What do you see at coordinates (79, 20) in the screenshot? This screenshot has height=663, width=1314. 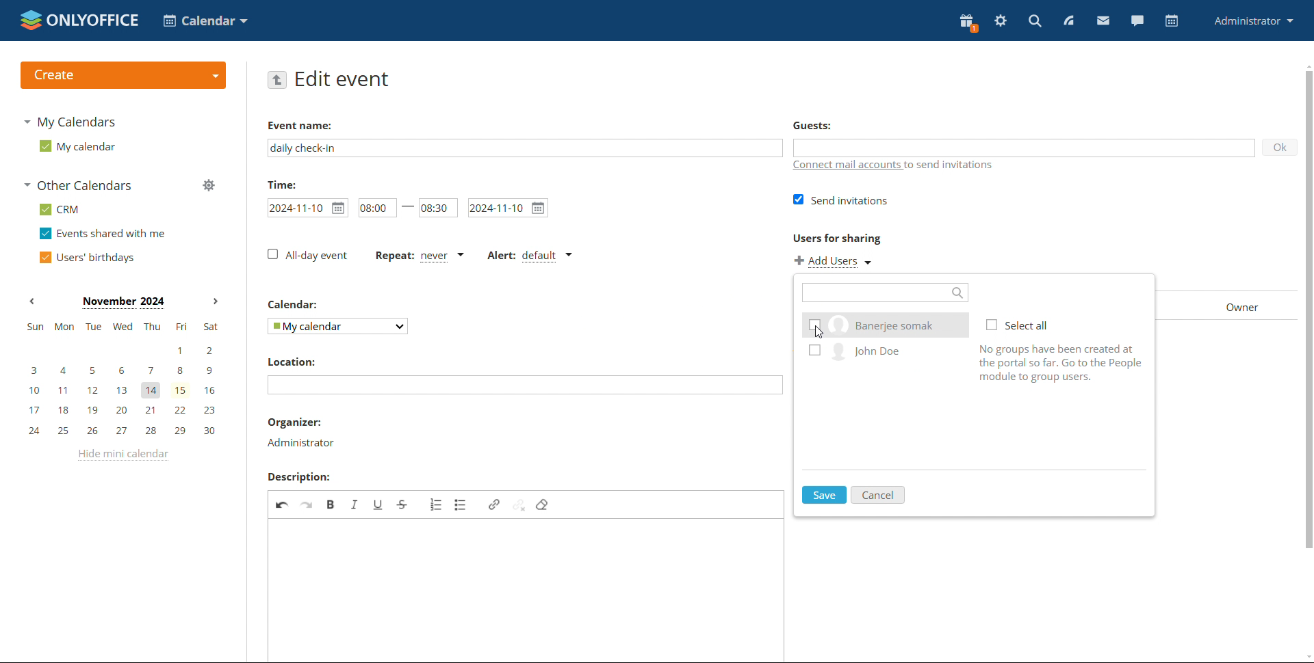 I see `logo` at bounding box center [79, 20].